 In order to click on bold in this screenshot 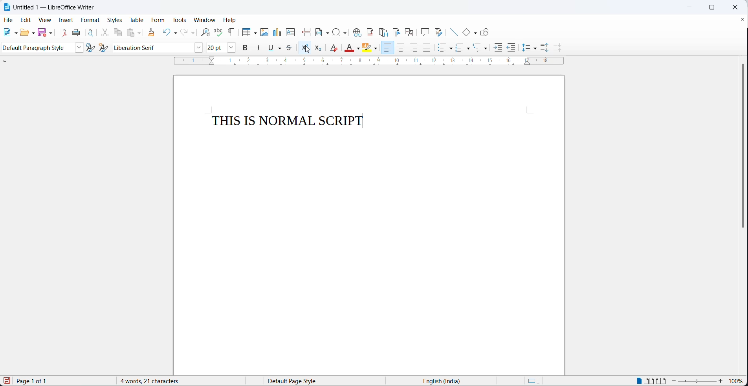, I will do `click(246, 48)`.